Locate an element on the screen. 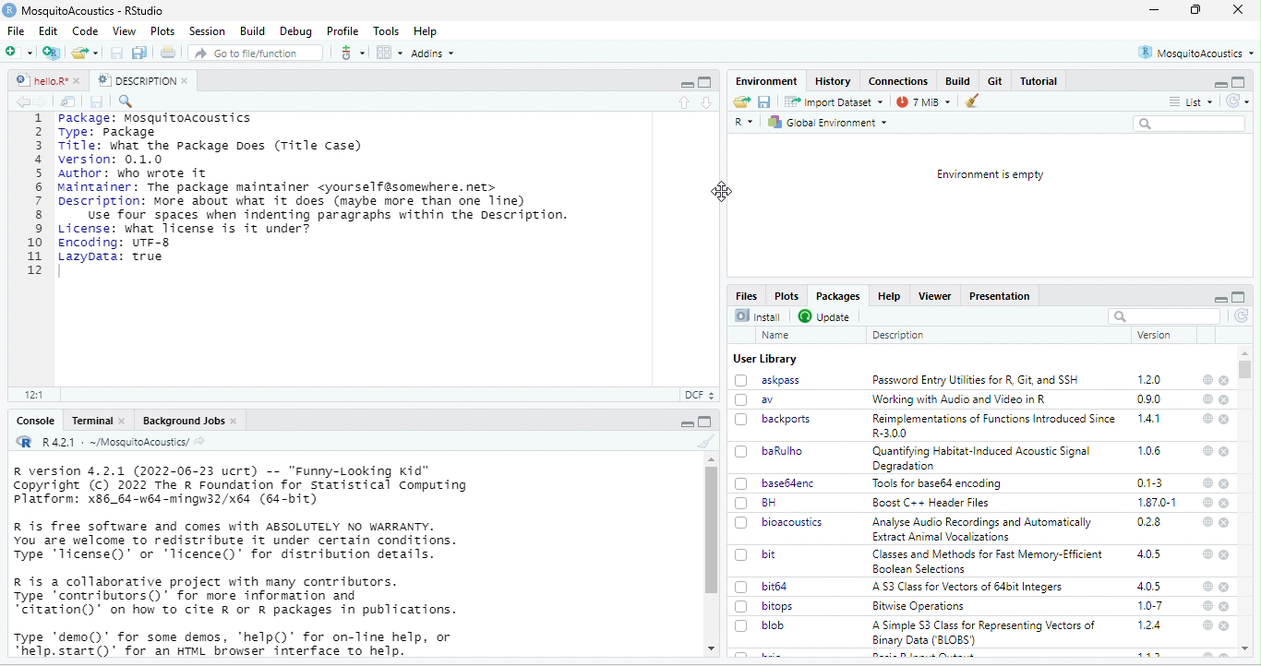 Image resolution: width=1261 pixels, height=666 pixels. DCF is located at coordinates (698, 395).